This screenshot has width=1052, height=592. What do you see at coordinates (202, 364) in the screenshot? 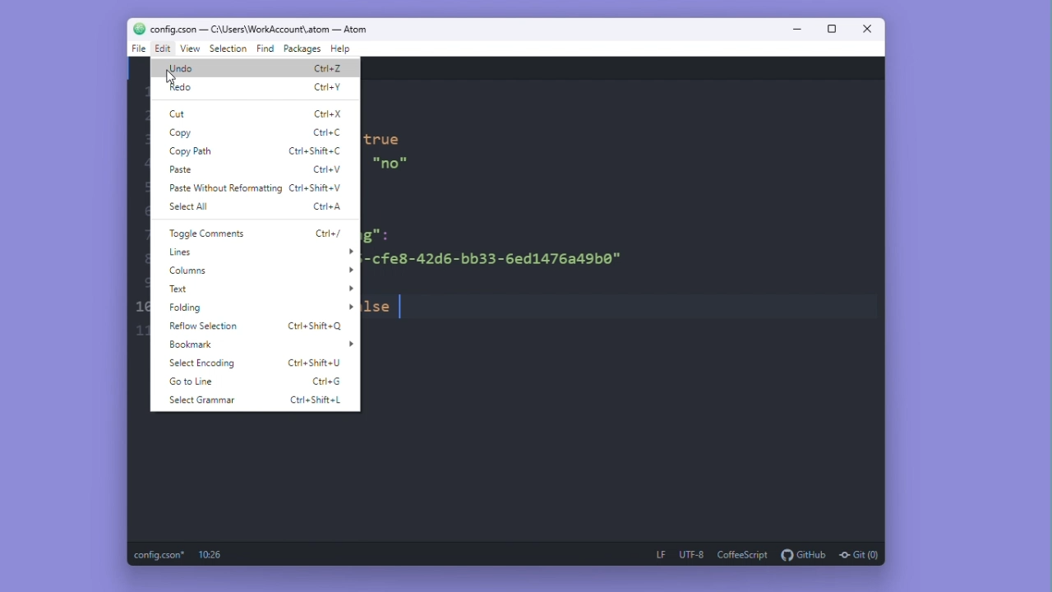
I see `Select encoding` at bounding box center [202, 364].